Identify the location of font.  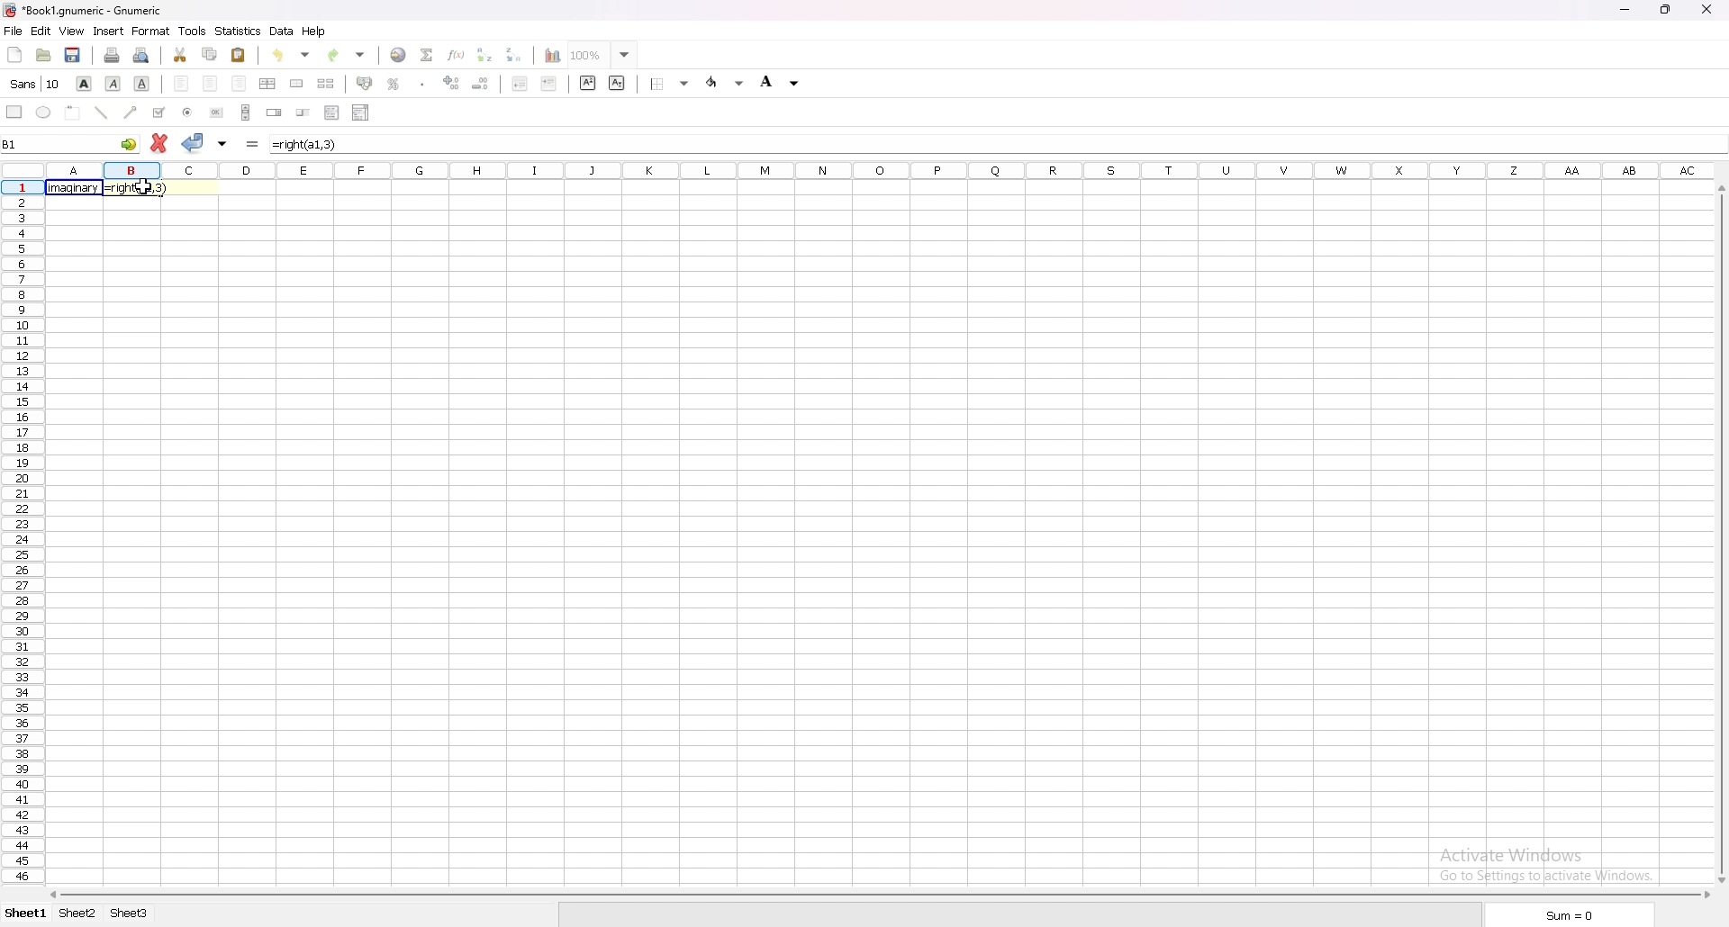
(36, 84).